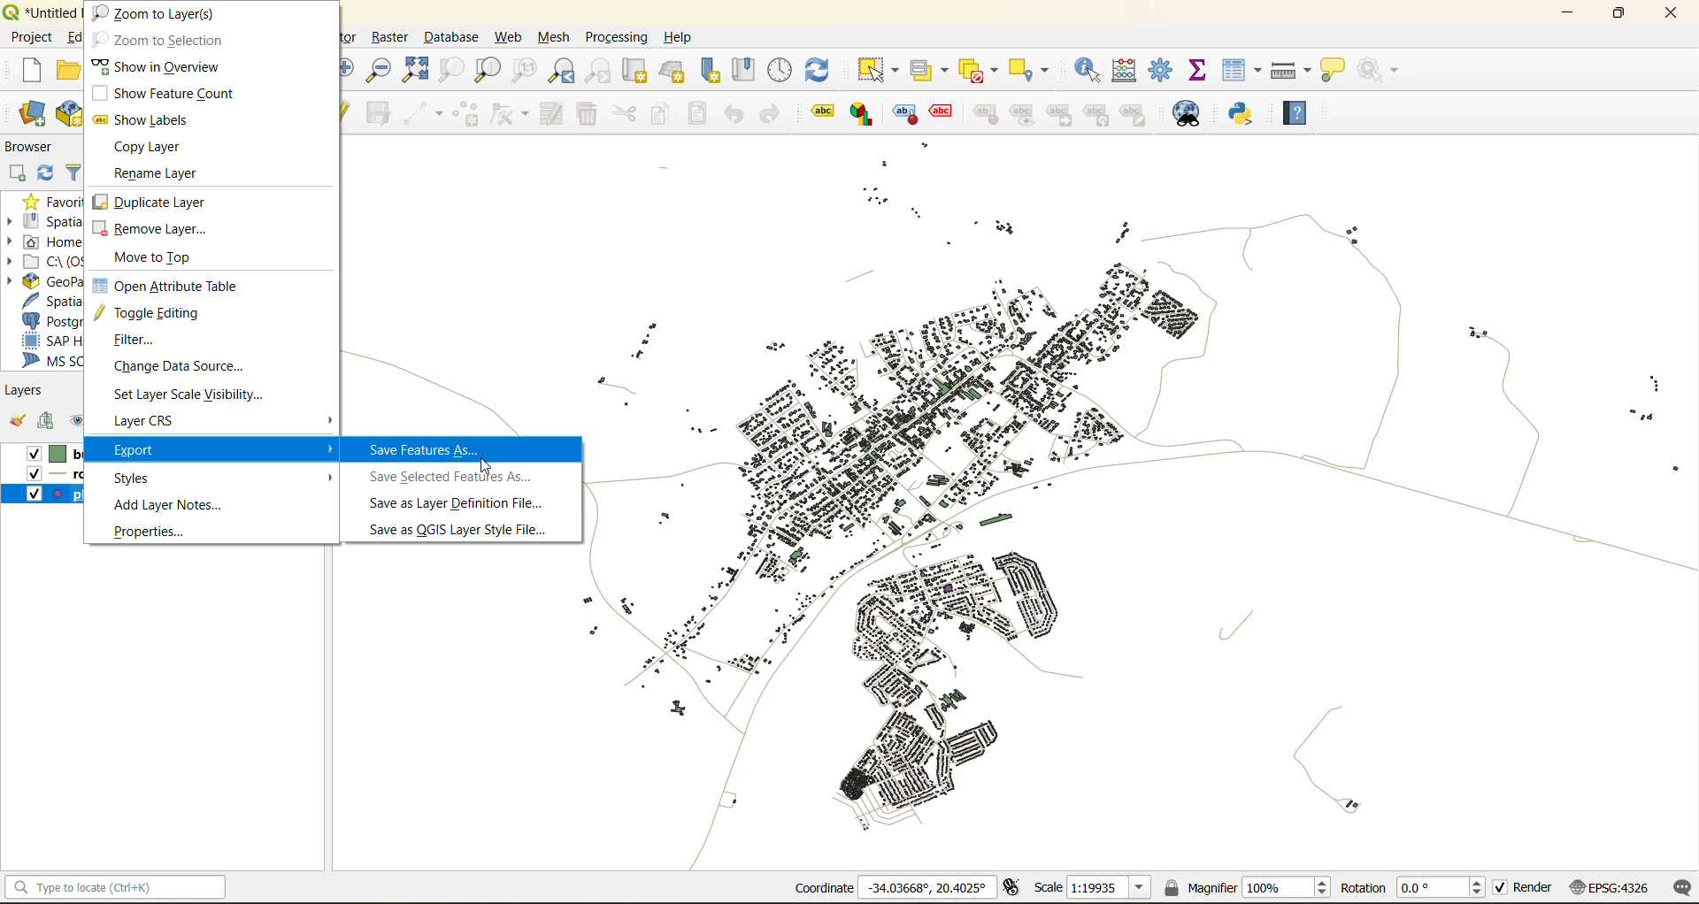 The width and height of the screenshot is (1699, 904). I want to click on attributes table, so click(1246, 71).